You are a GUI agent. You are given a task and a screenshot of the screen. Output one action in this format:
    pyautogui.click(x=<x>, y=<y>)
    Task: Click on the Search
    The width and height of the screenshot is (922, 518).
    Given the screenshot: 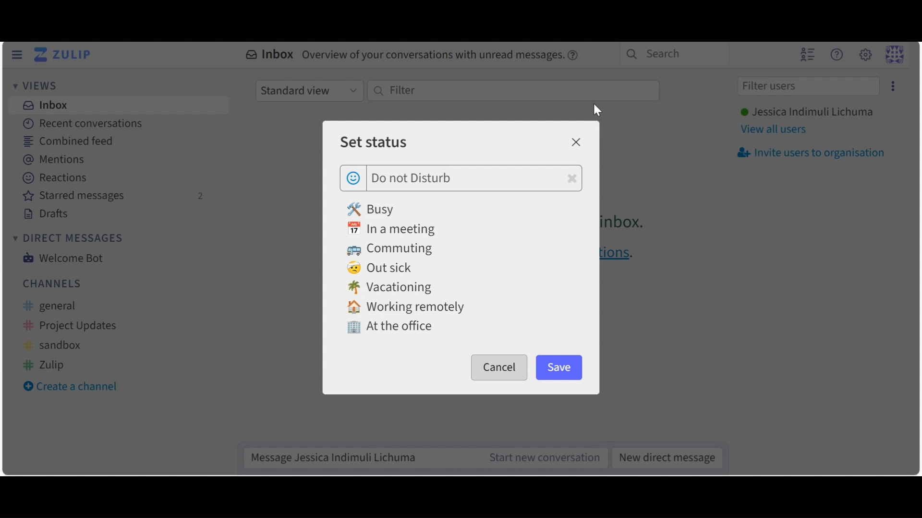 What is the action you would take?
    pyautogui.click(x=672, y=54)
    